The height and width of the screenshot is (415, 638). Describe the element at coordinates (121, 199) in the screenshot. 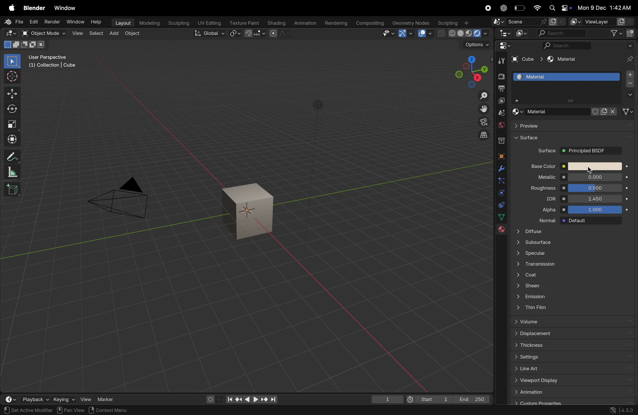

I see `perspective camera` at that location.